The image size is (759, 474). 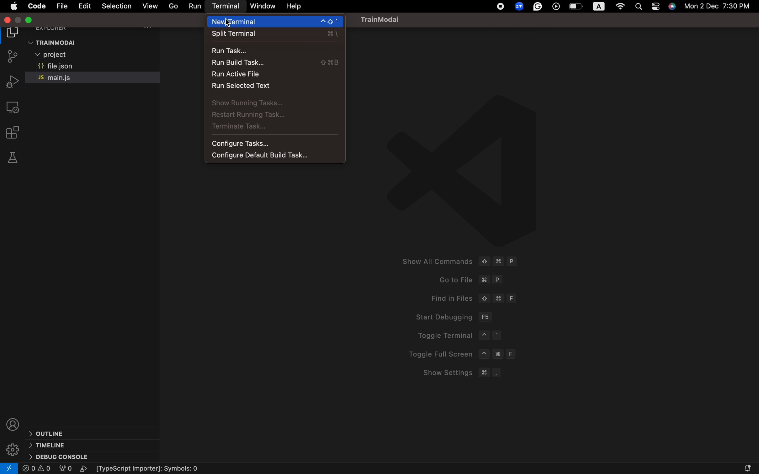 What do you see at coordinates (656, 8) in the screenshot?
I see `Toggle` at bounding box center [656, 8].